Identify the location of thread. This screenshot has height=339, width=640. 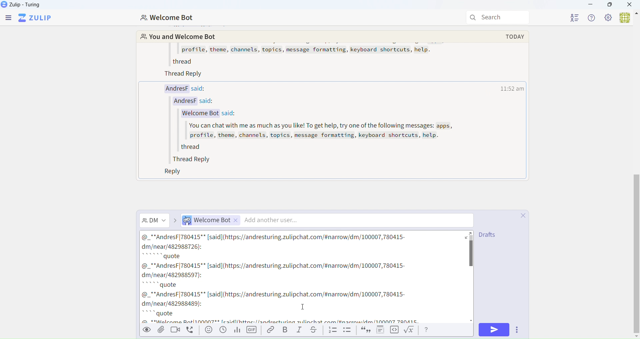
(180, 61).